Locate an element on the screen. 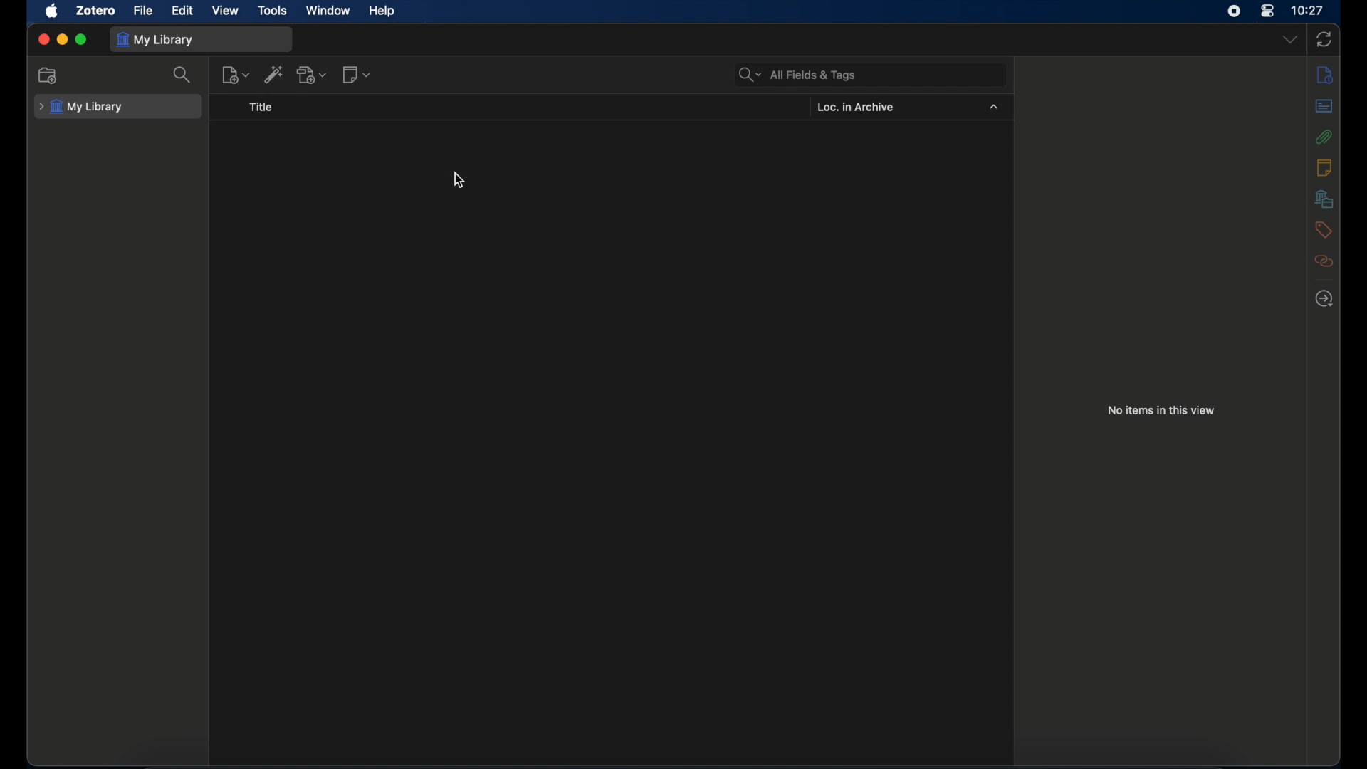 This screenshot has height=769, width=1367. window is located at coordinates (329, 11).